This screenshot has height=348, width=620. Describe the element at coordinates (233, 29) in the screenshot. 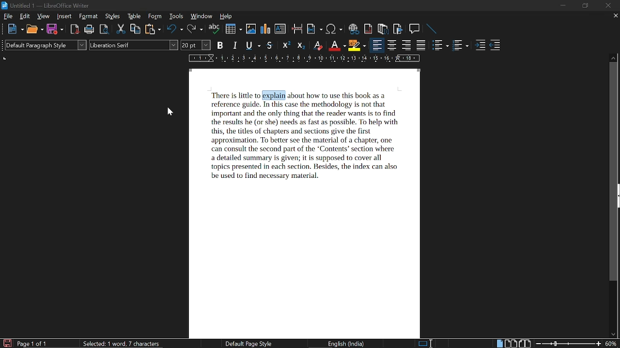

I see `insert table` at that location.